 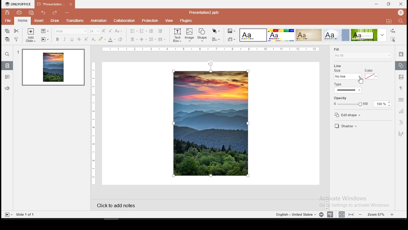 I want to click on copy, so click(x=6, y=31).